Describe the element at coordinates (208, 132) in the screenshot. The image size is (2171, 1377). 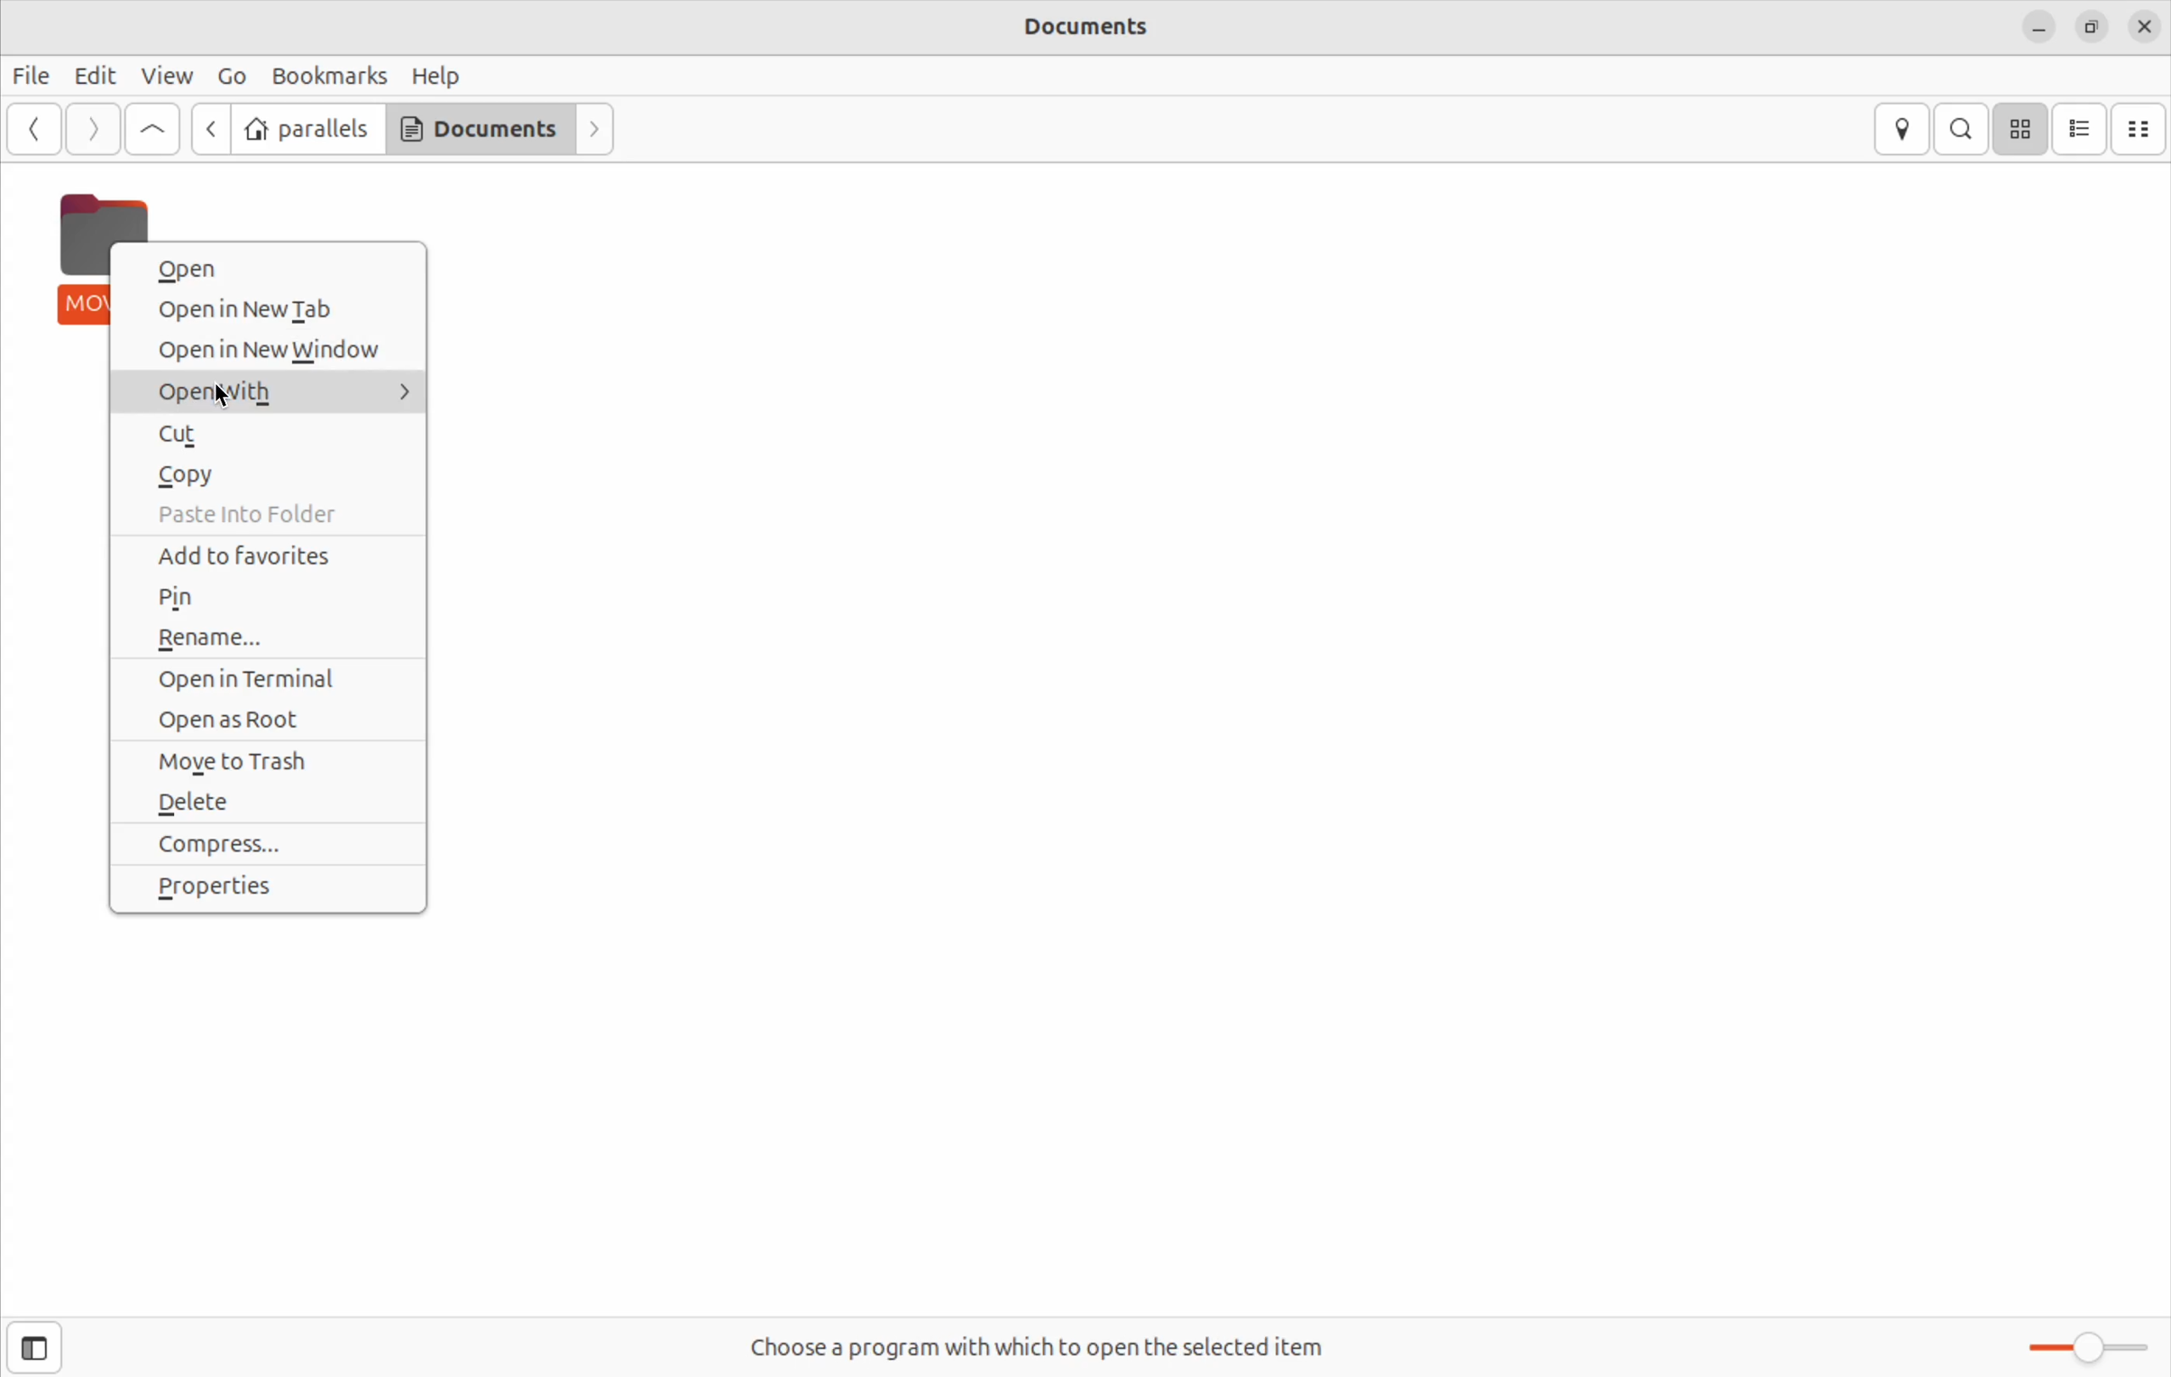
I see `back` at that location.